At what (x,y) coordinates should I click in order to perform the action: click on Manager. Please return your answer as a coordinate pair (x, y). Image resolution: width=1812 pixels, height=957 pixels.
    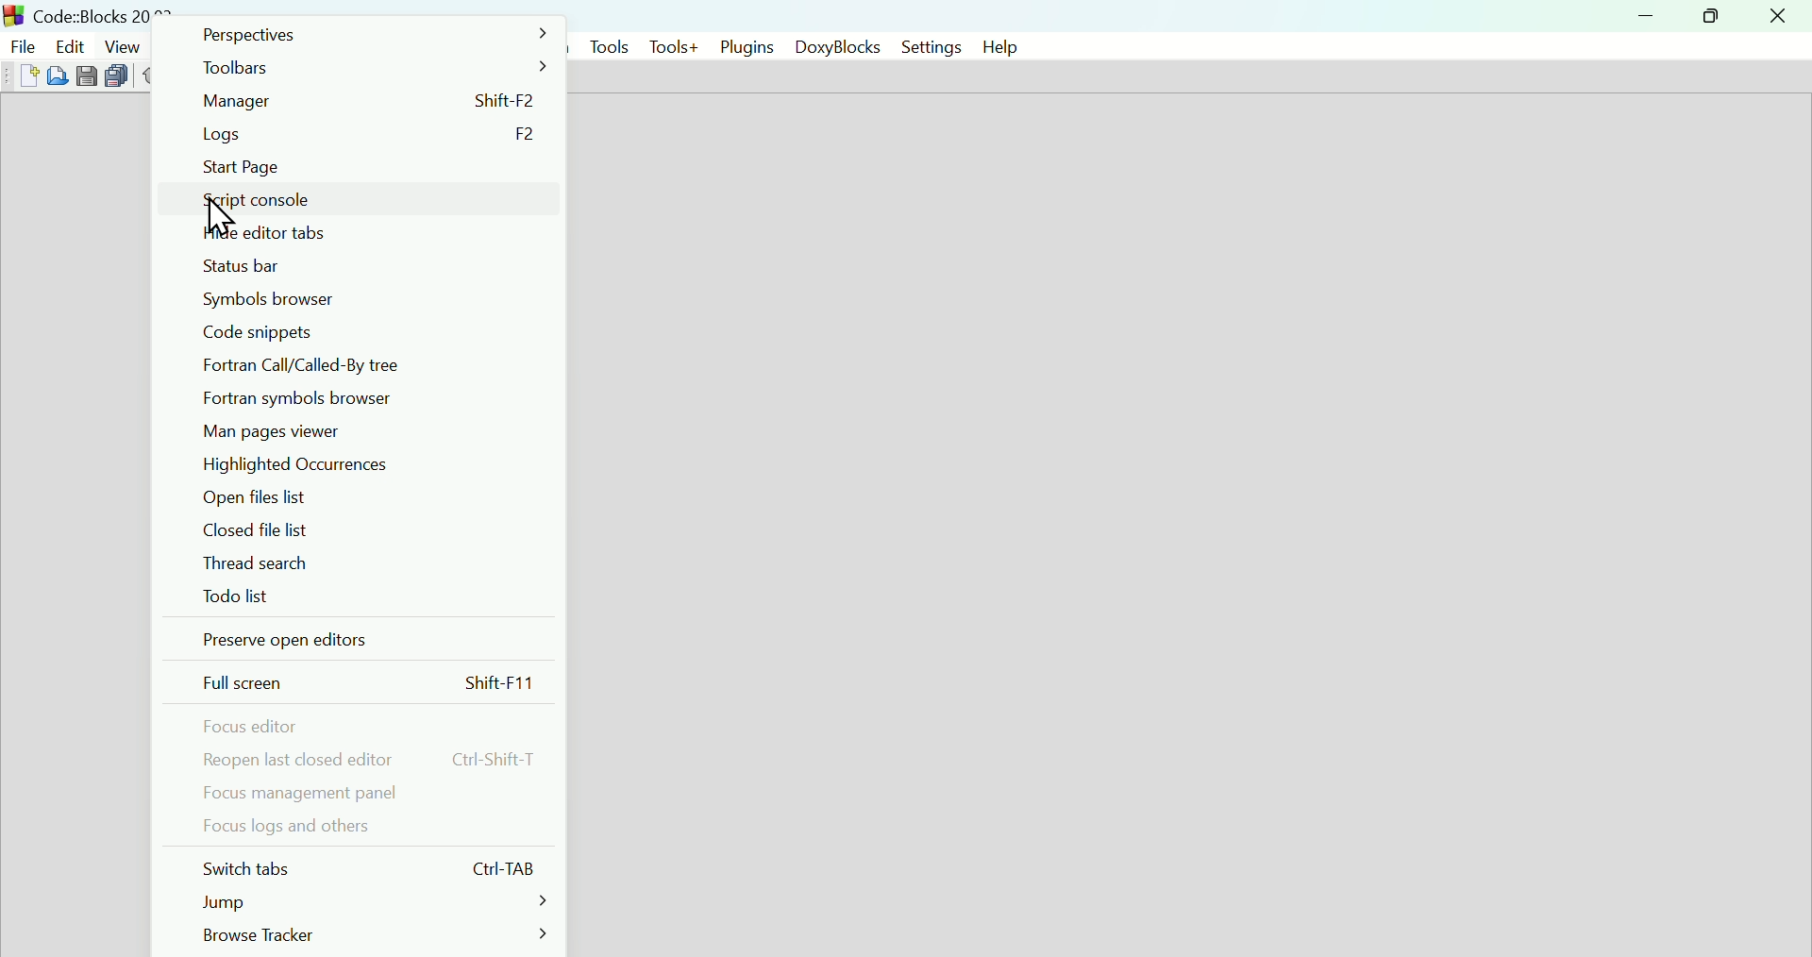
    Looking at the image, I should click on (369, 101).